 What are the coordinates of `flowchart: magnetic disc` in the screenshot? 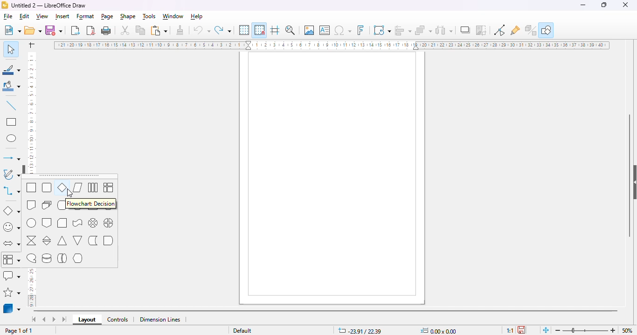 It's located at (47, 259).